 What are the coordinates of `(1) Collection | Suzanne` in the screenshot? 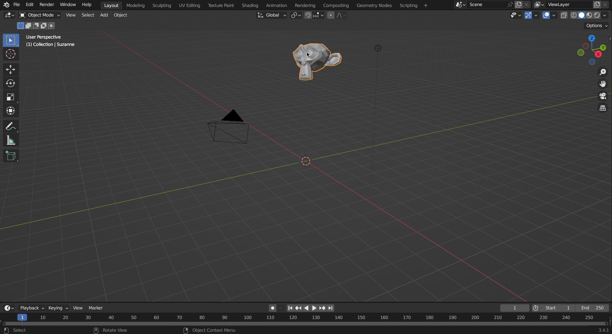 It's located at (52, 45).